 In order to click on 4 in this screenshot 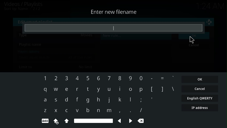, I will do `click(77, 78)`.